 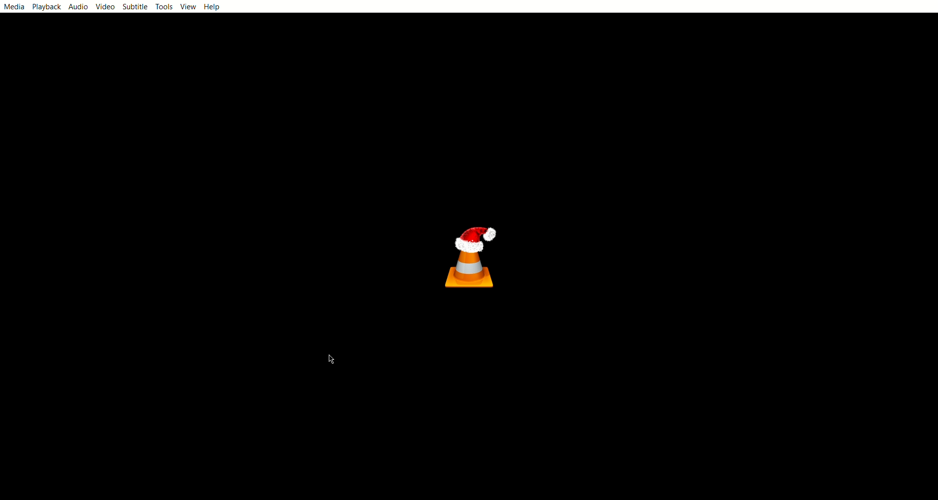 I want to click on video, so click(x=105, y=7).